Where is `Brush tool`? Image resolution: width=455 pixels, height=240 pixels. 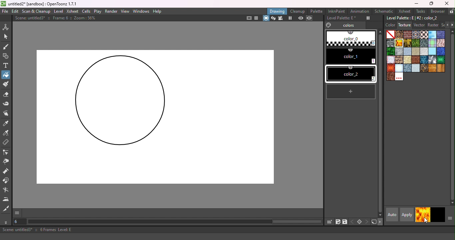
Brush tool is located at coordinates (6, 47).